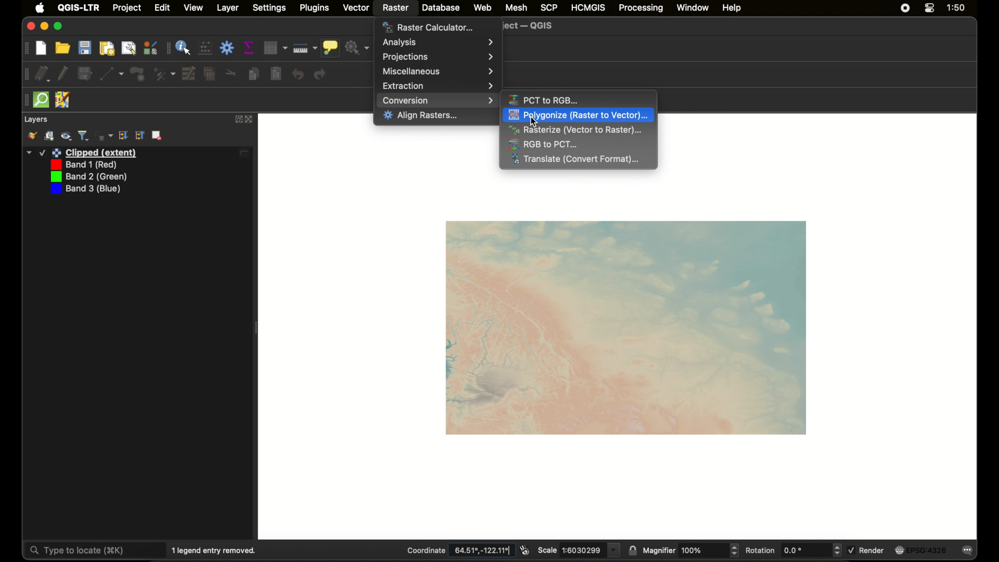 This screenshot has width=999, height=562. What do you see at coordinates (315, 8) in the screenshot?
I see `plugins` at bounding box center [315, 8].